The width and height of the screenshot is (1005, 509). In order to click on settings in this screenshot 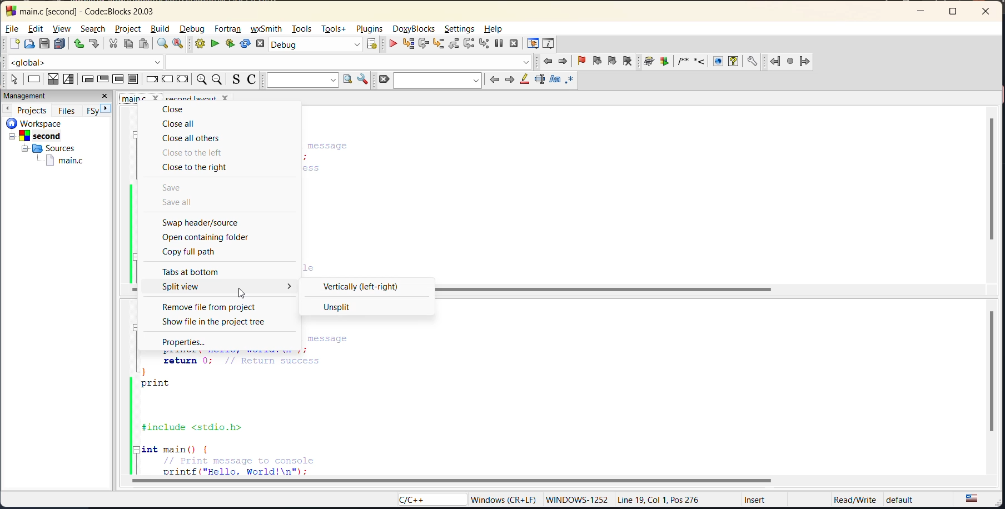, I will do `click(460, 29)`.